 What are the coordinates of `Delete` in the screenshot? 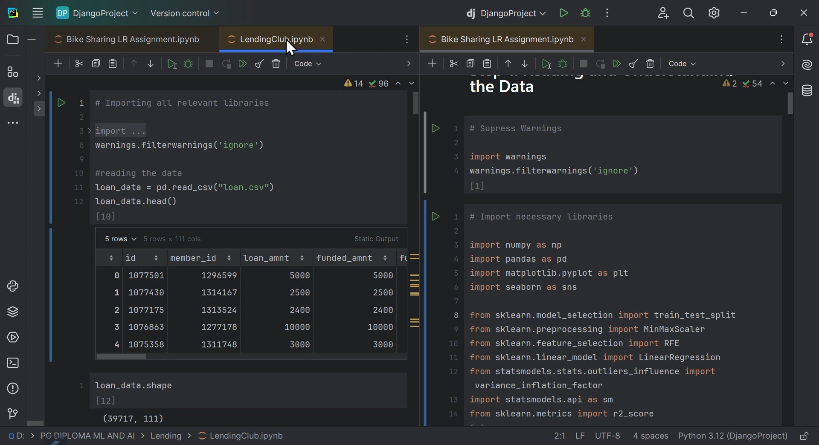 It's located at (279, 63).